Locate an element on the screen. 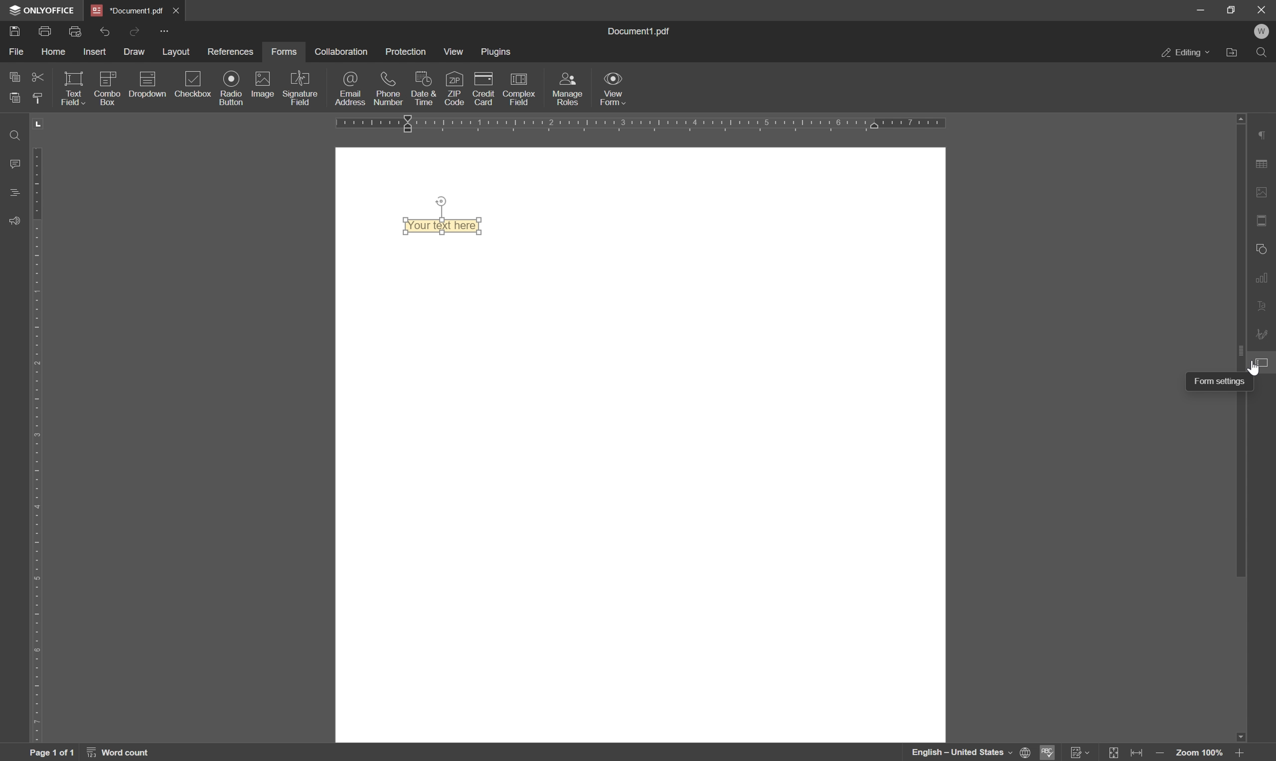 Image resolution: width=1276 pixels, height=761 pixels. find is located at coordinates (1263, 52).